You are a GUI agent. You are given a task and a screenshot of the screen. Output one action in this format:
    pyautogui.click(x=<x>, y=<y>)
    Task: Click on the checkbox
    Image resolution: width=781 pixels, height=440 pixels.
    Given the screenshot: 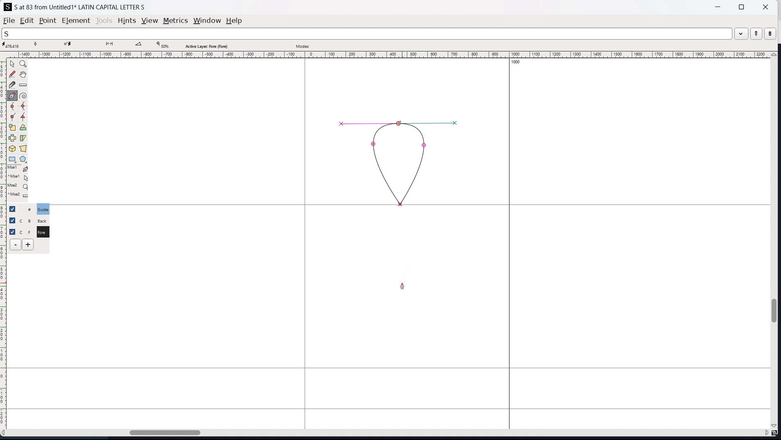 What is the action you would take?
    pyautogui.click(x=12, y=220)
    